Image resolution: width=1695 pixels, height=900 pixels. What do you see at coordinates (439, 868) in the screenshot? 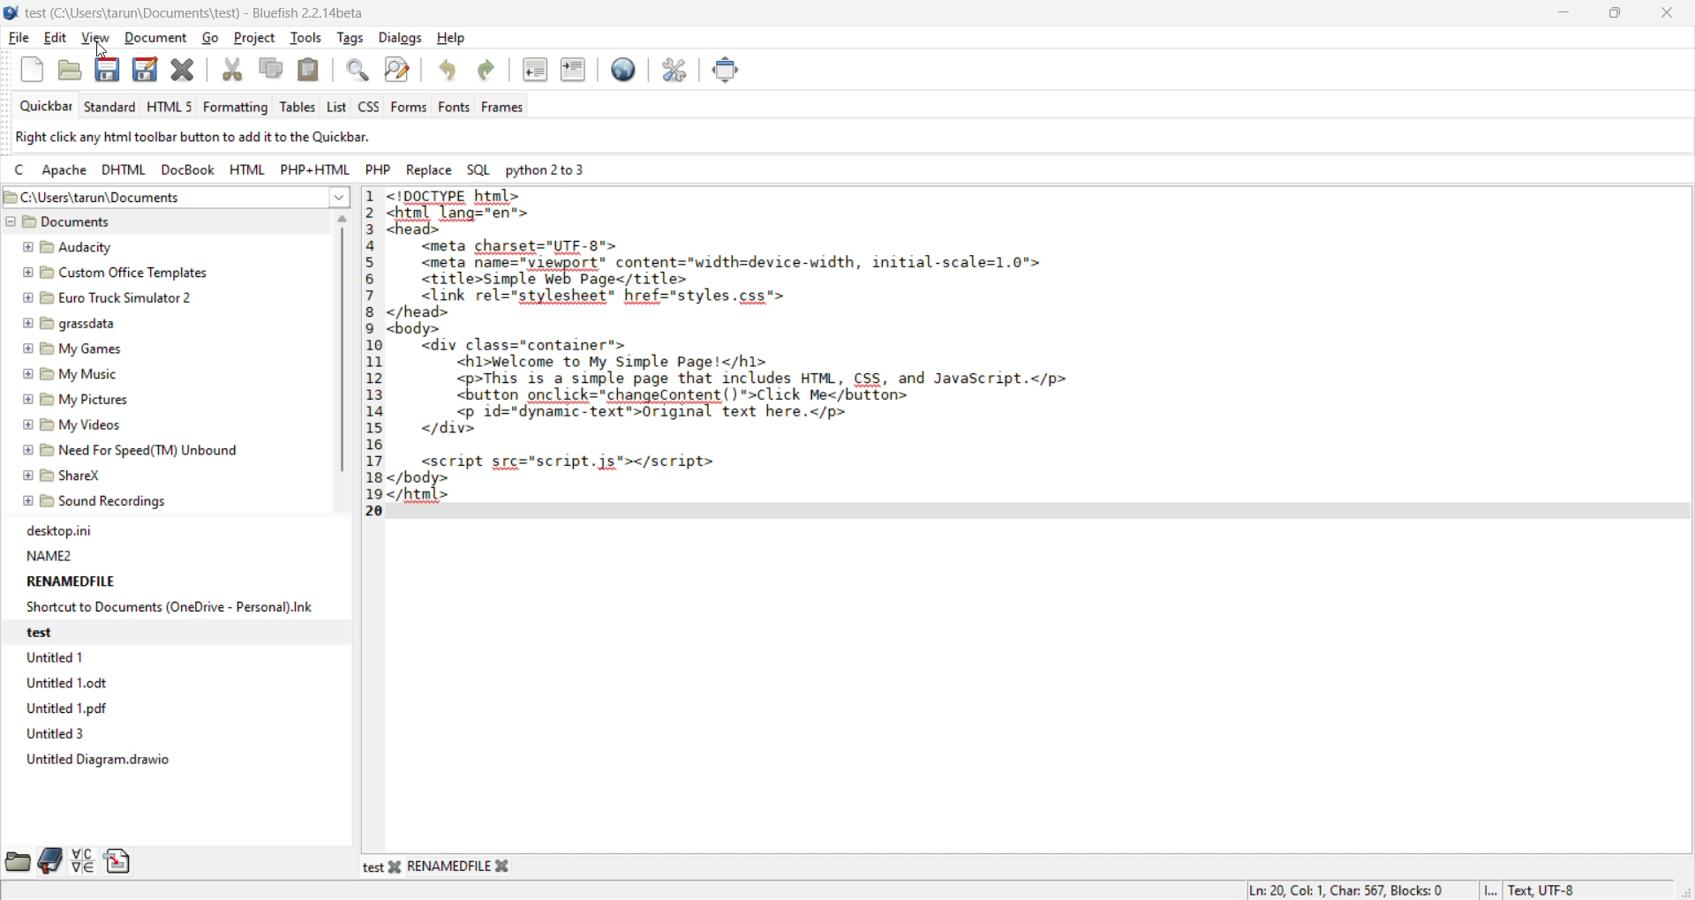
I see `tabs` at bounding box center [439, 868].